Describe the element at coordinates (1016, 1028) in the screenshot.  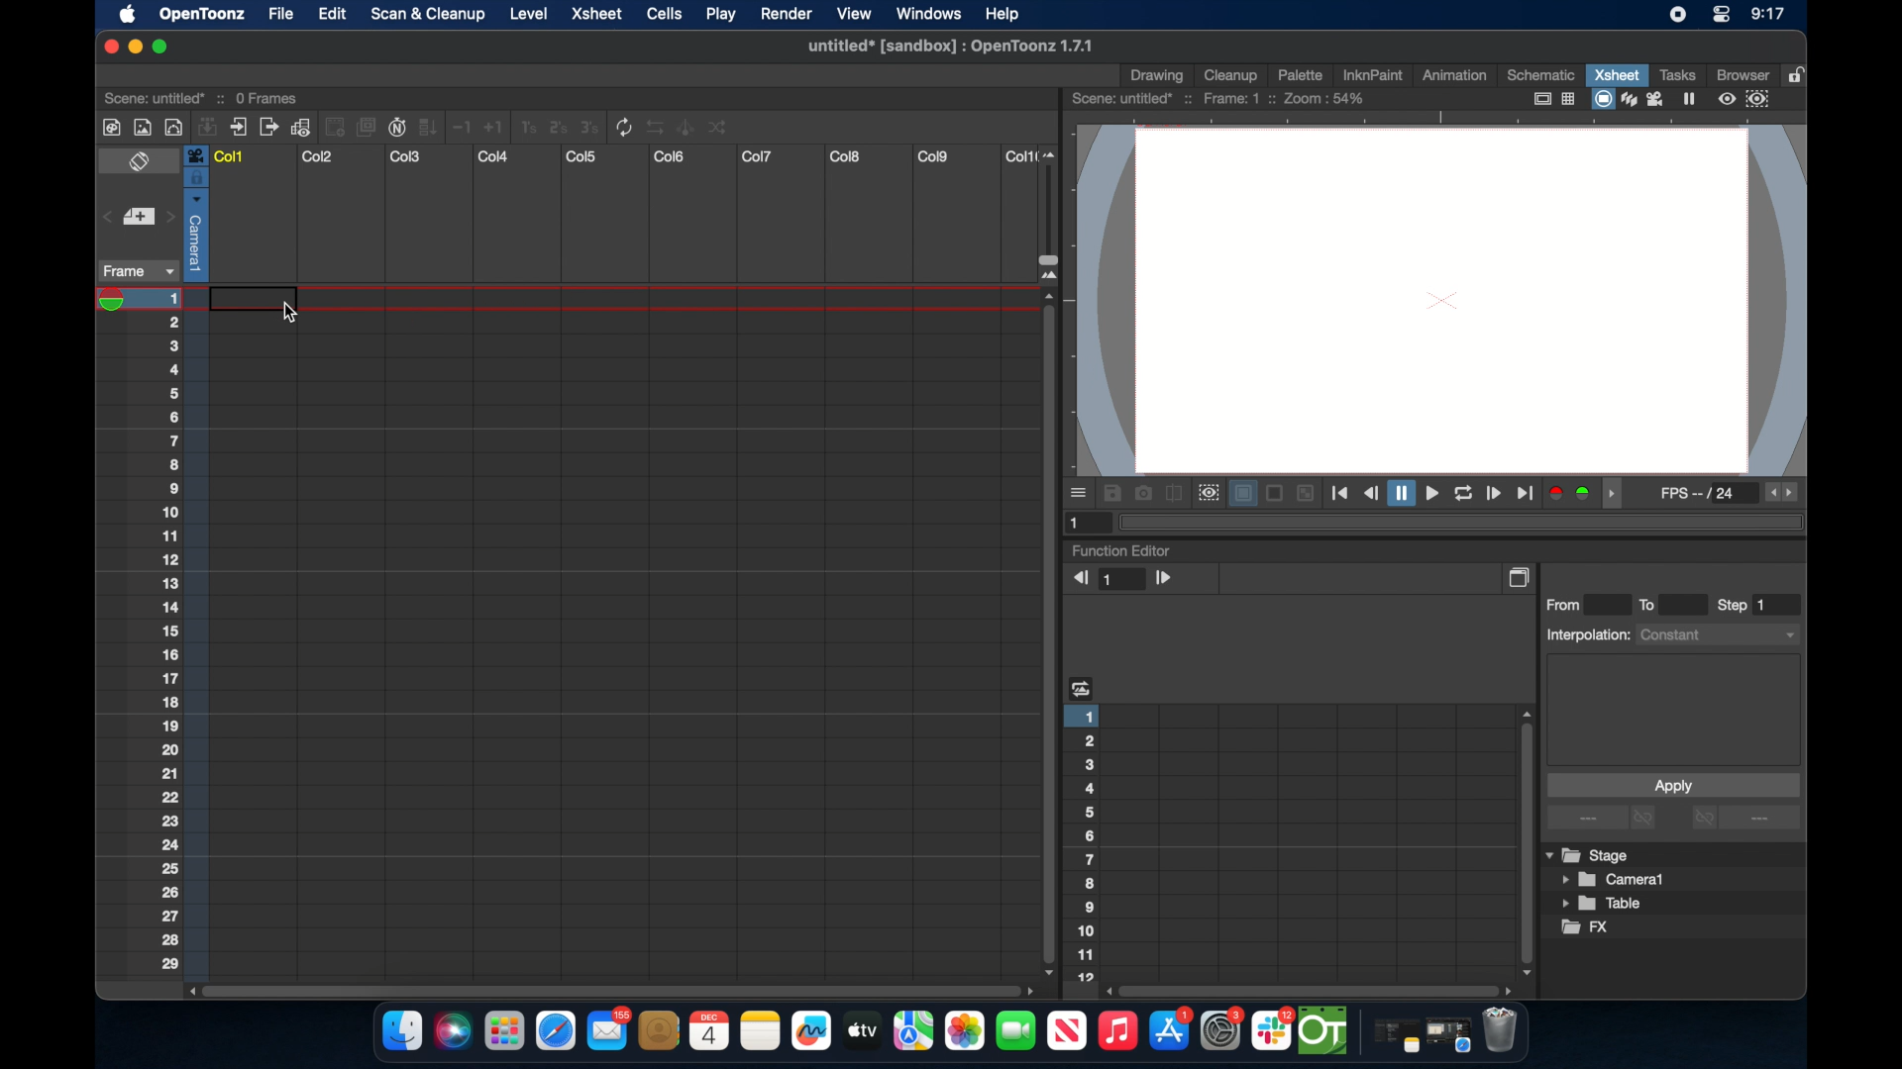
I see `facetime` at that location.